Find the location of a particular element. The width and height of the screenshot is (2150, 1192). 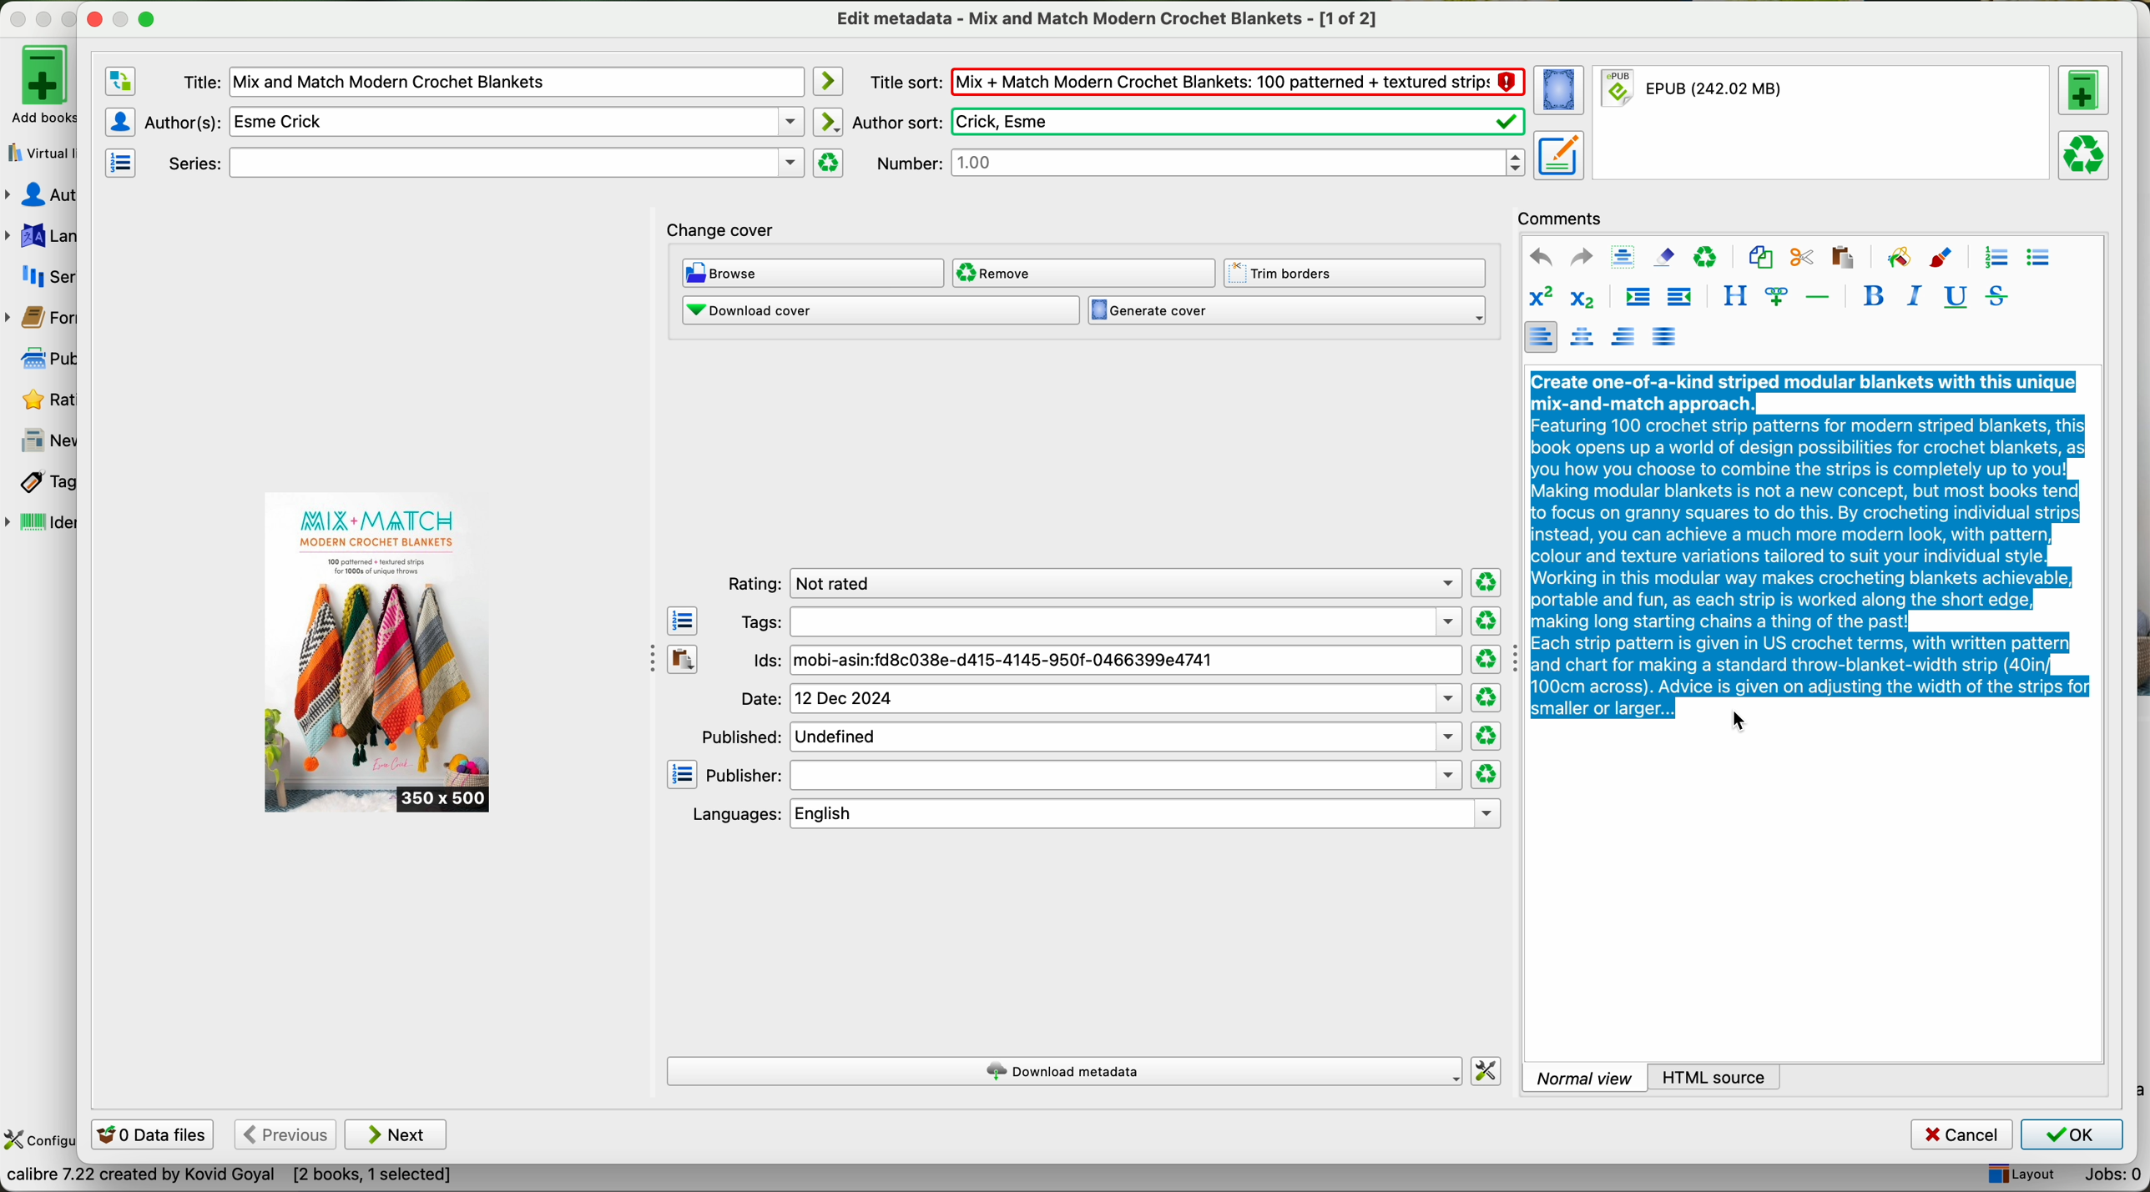

HTML source is located at coordinates (1716, 1076).